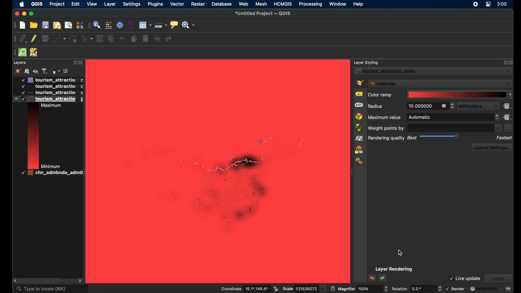 The height and width of the screenshot is (293, 521). I want to click on tourism, so click(48, 98).